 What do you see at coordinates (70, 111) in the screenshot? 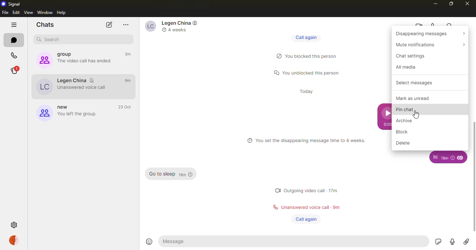
I see `group` at bounding box center [70, 111].